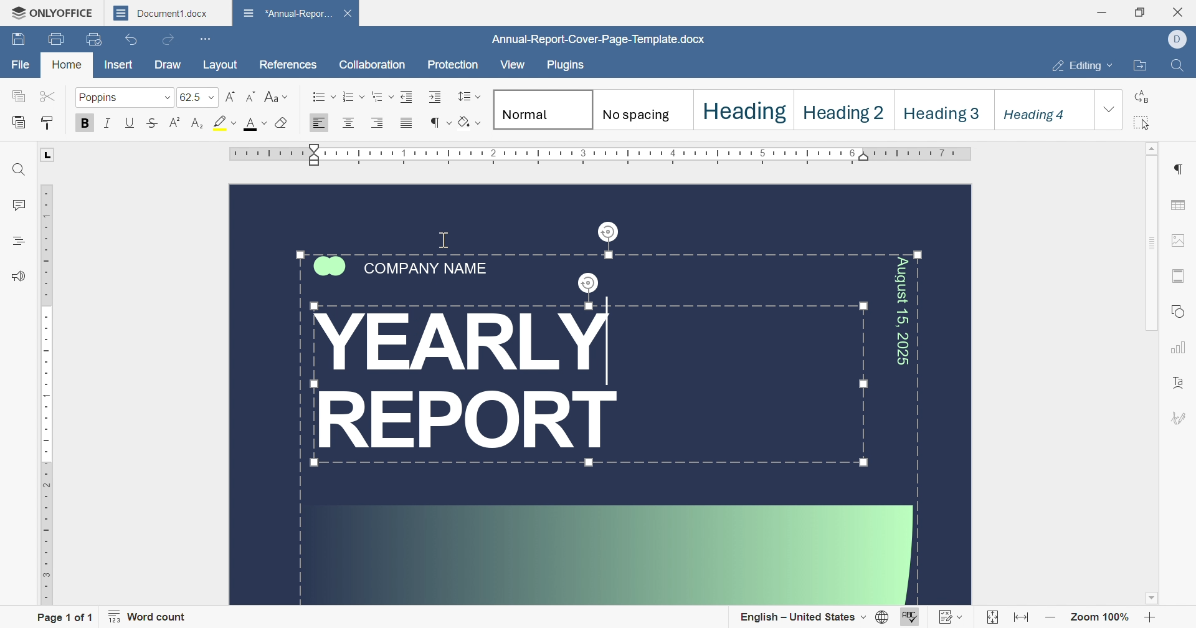 This screenshot has width=1196, height=628. Describe the element at coordinates (232, 97) in the screenshot. I see `increment font size` at that location.